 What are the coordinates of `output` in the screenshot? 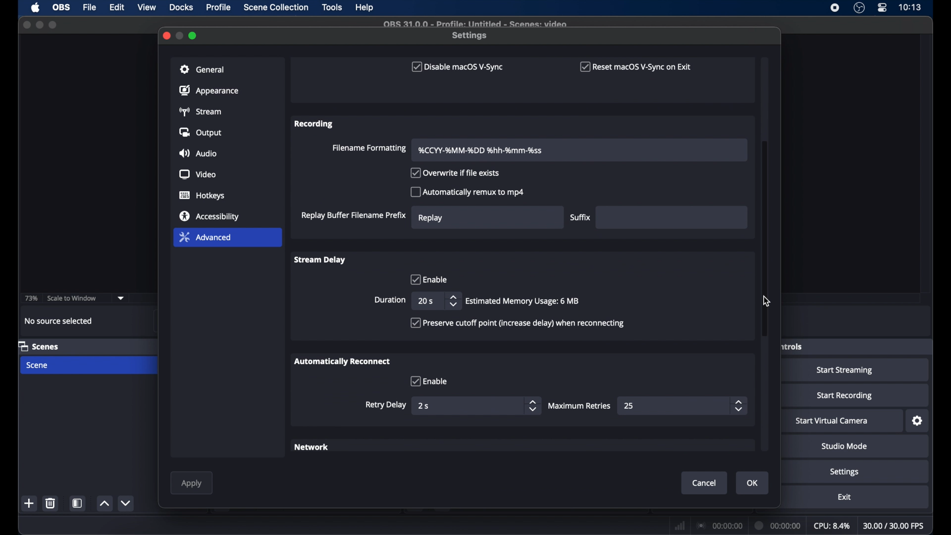 It's located at (202, 132).